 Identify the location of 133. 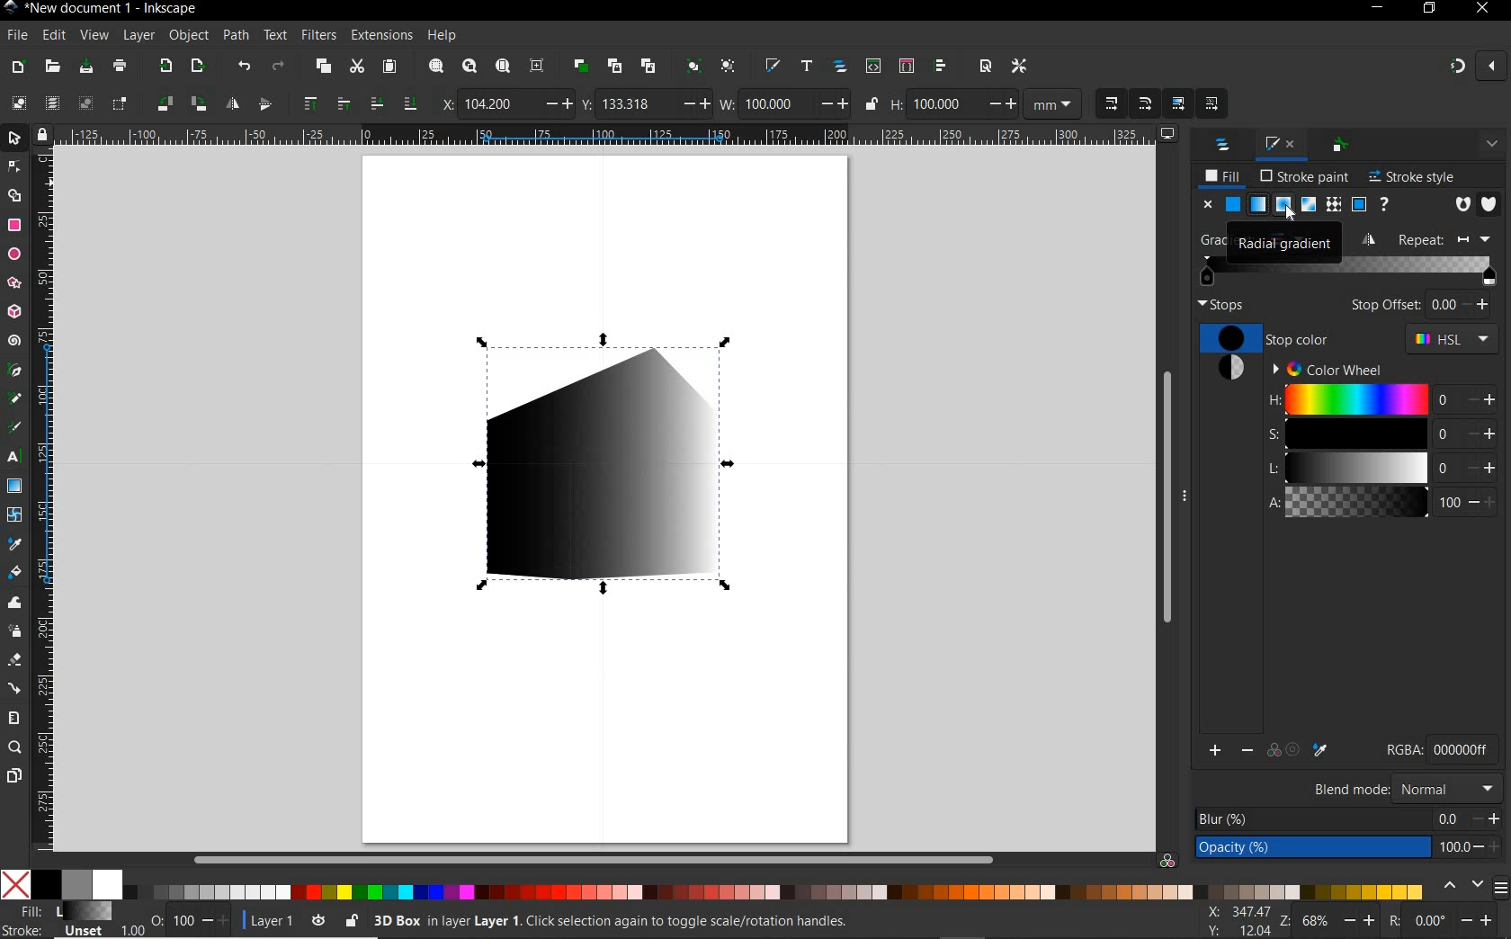
(636, 103).